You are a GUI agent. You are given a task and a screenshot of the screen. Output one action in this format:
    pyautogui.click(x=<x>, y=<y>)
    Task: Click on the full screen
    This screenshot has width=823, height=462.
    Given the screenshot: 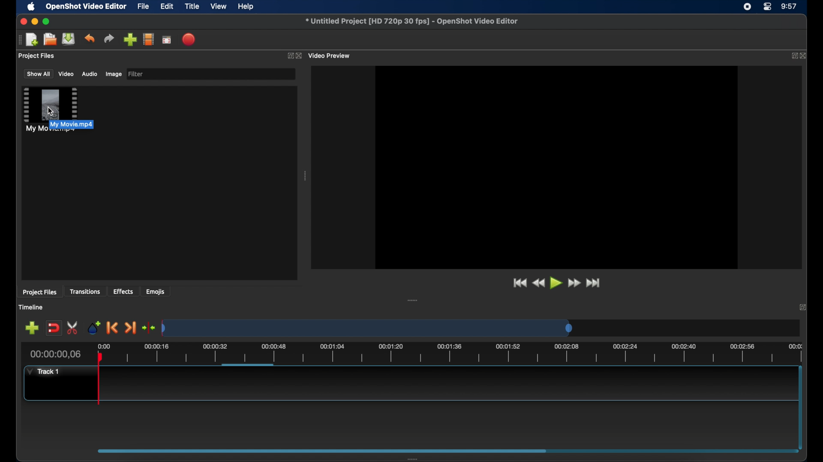 What is the action you would take?
    pyautogui.click(x=167, y=39)
    